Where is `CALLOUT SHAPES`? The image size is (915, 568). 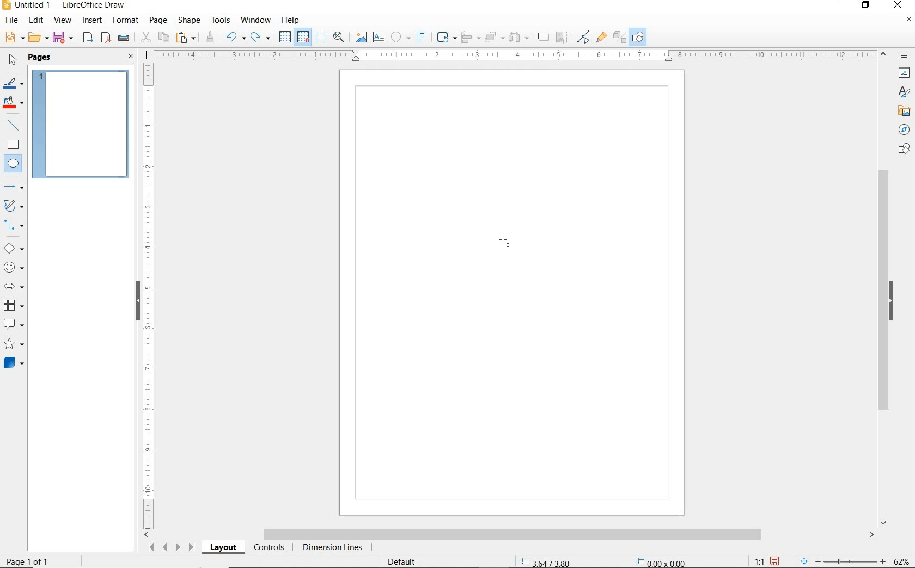 CALLOUT SHAPES is located at coordinates (13, 325).